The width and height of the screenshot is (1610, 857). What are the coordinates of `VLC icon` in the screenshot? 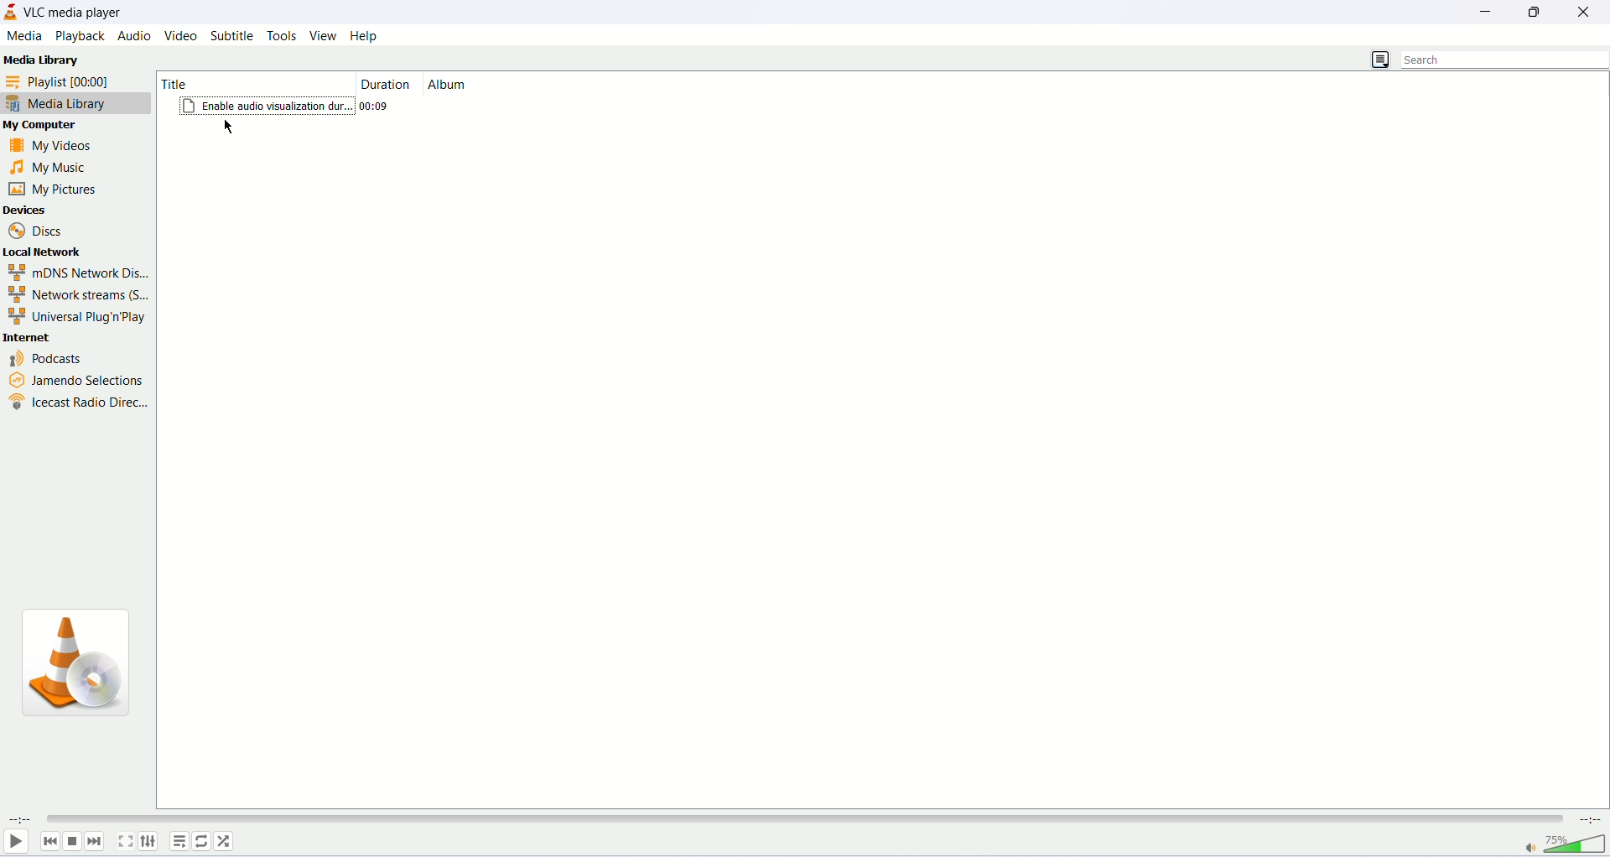 It's located at (85, 667).